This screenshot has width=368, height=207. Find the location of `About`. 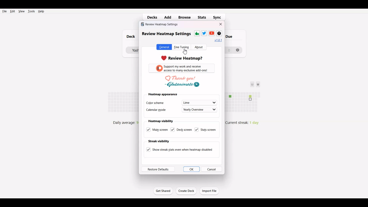

About is located at coordinates (199, 47).